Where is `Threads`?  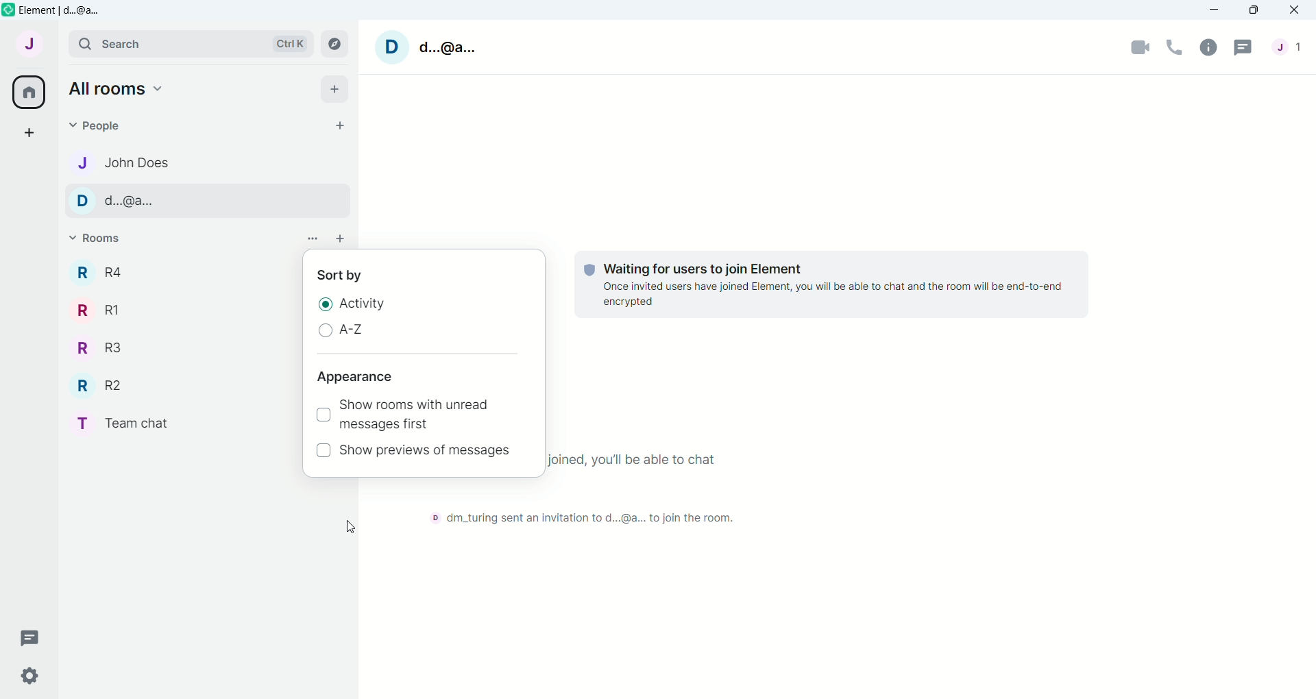
Threads is located at coordinates (34, 637).